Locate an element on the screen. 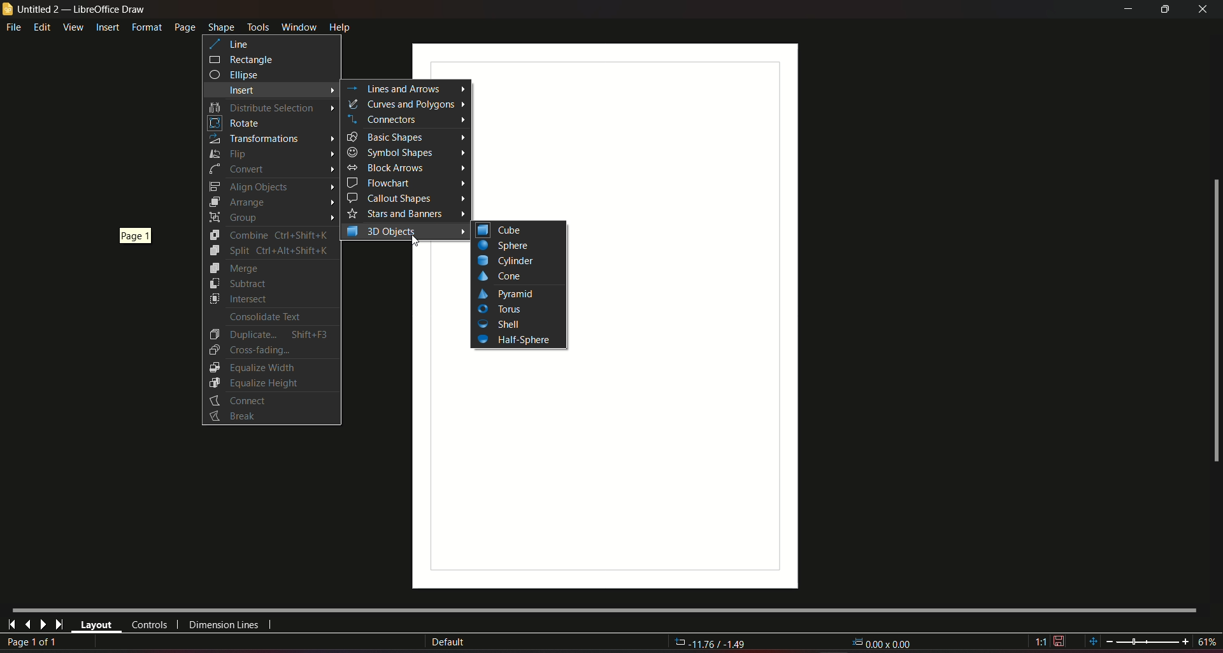 The image size is (1223, 653). zoom is located at coordinates (1151, 642).